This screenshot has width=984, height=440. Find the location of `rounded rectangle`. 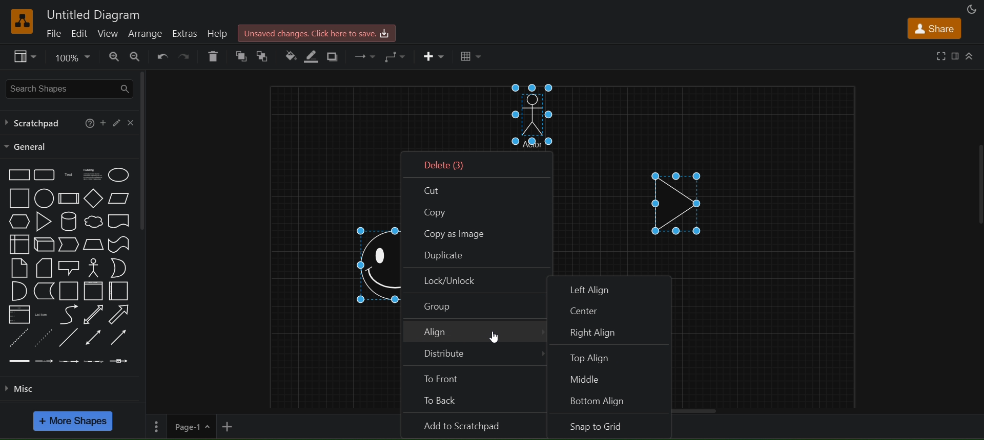

rounded rectangle is located at coordinates (45, 175).